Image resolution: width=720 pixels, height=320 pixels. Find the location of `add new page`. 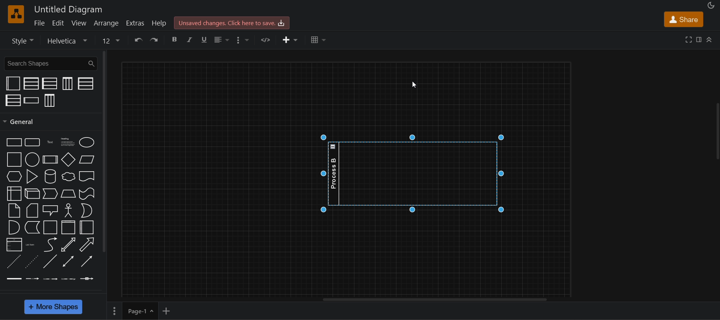

add new page is located at coordinates (169, 310).